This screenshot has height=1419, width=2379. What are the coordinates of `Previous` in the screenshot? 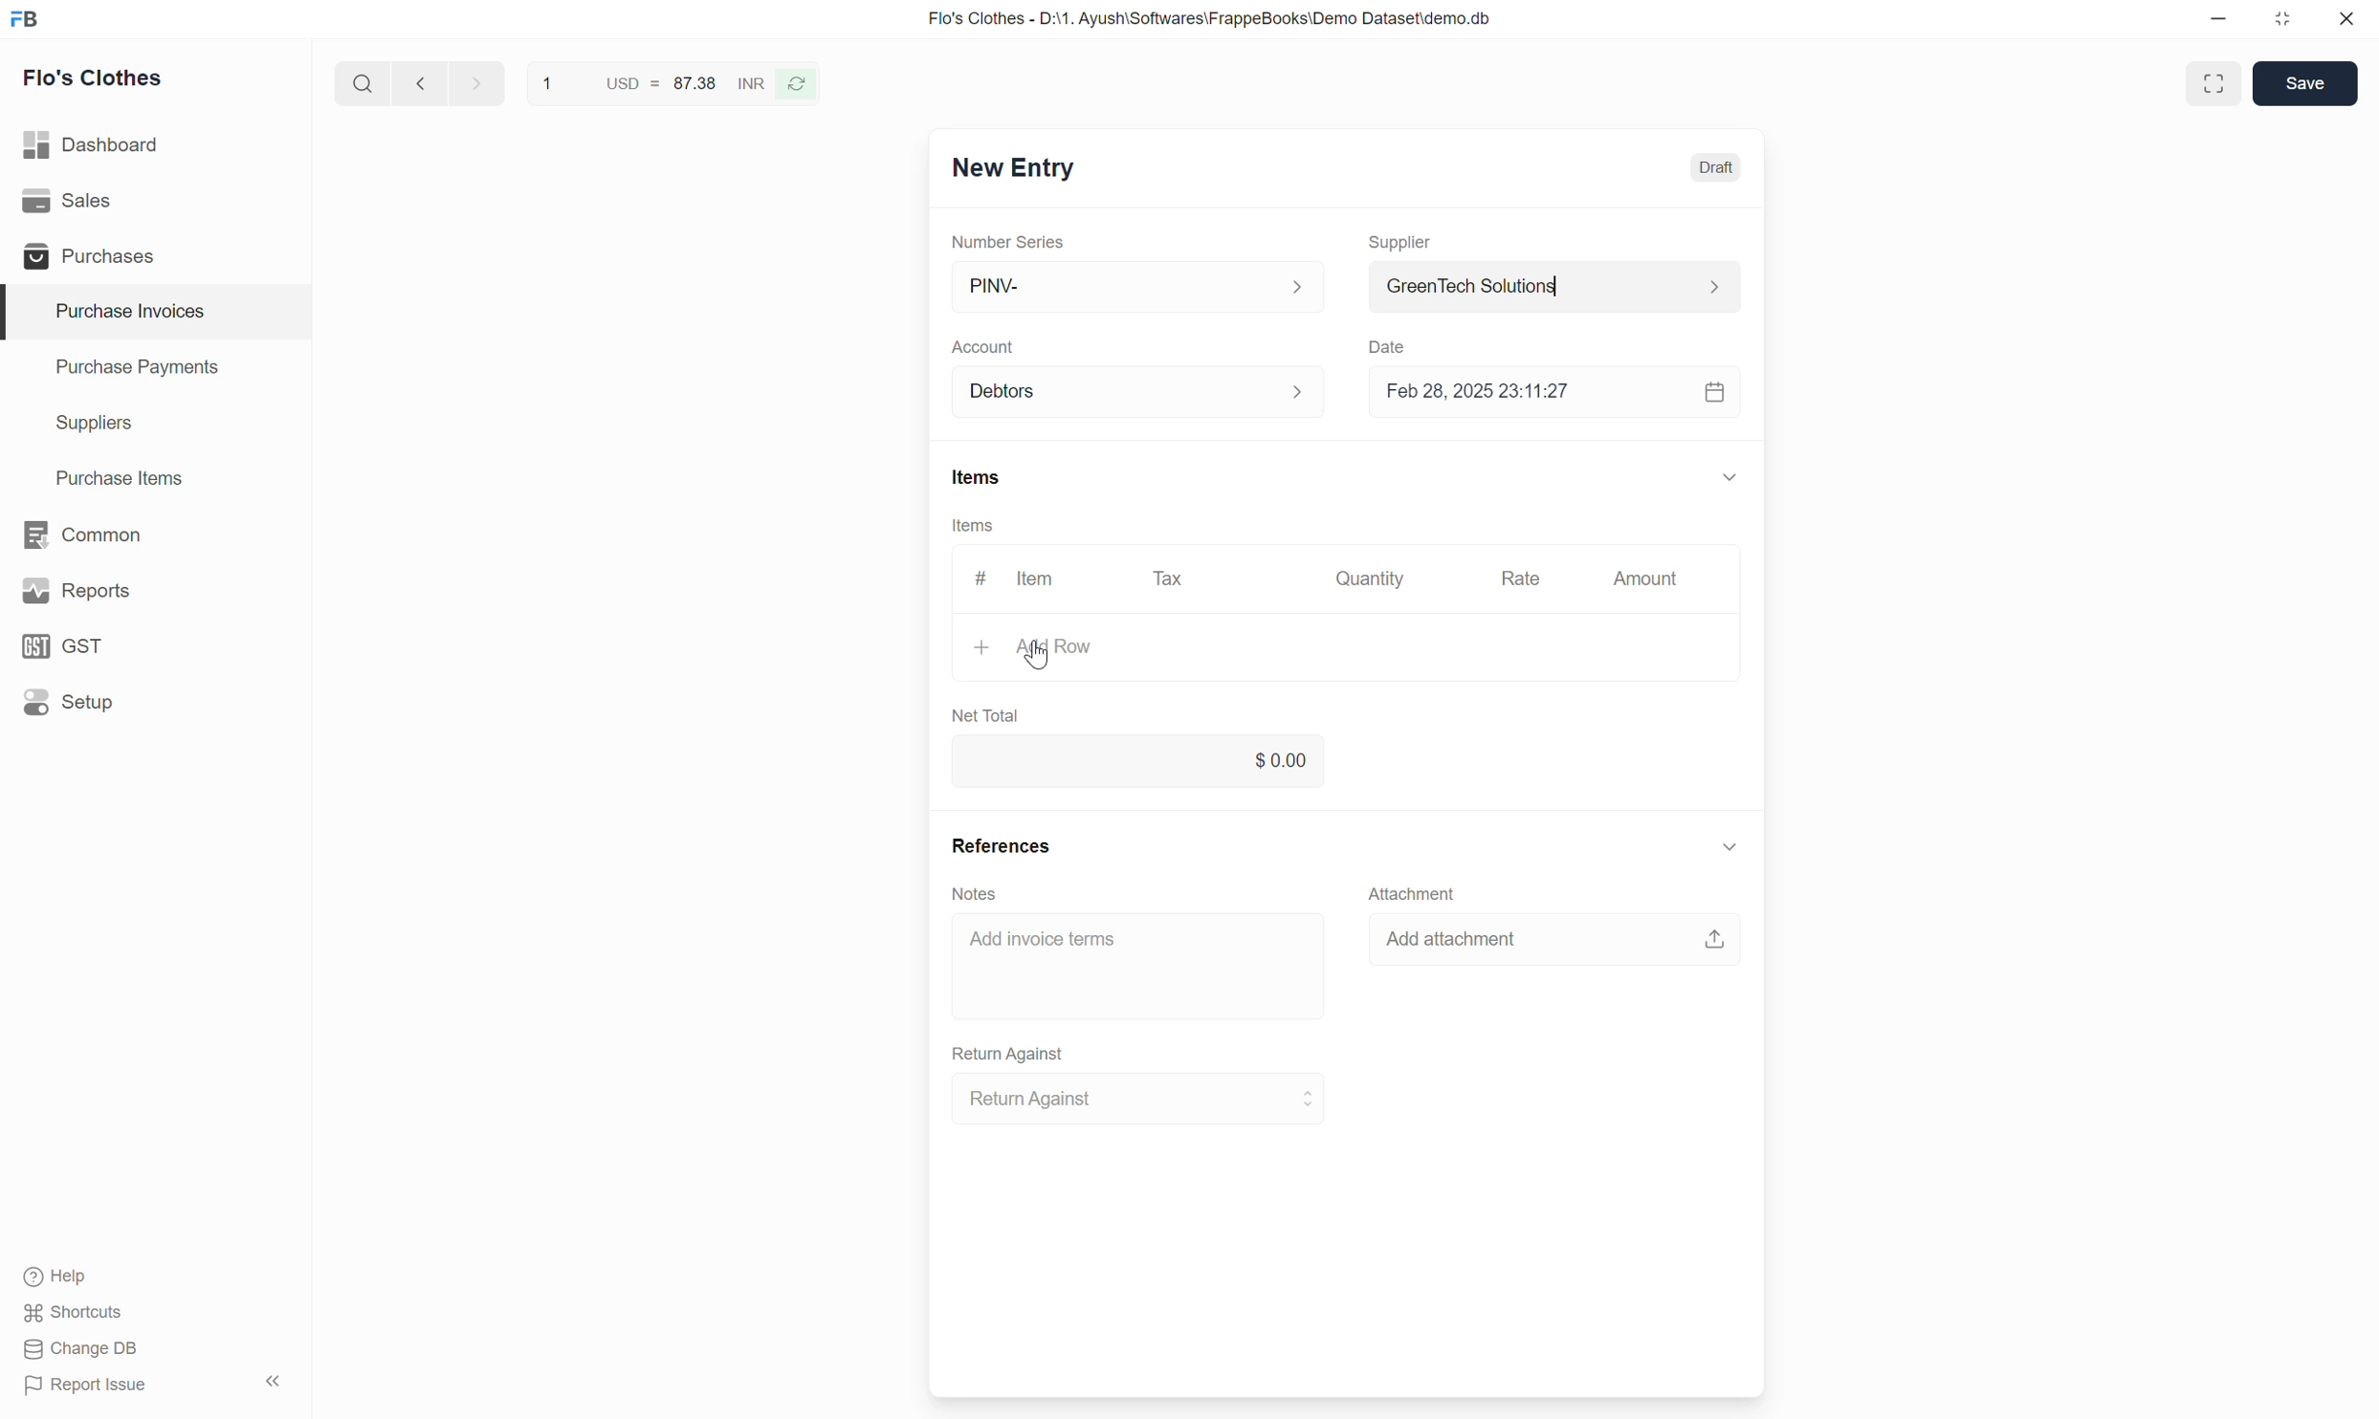 It's located at (420, 82).